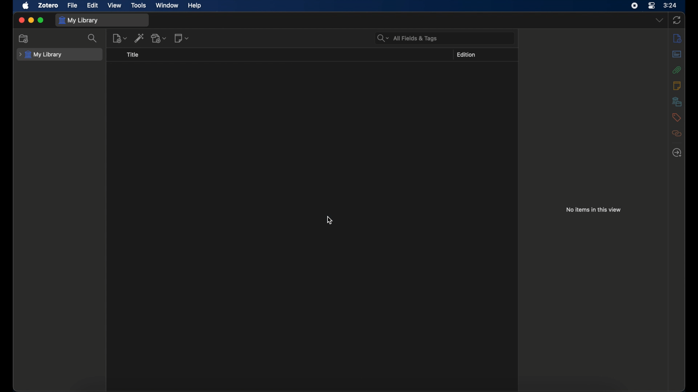 This screenshot has width=698, height=392. I want to click on sync, so click(677, 20).